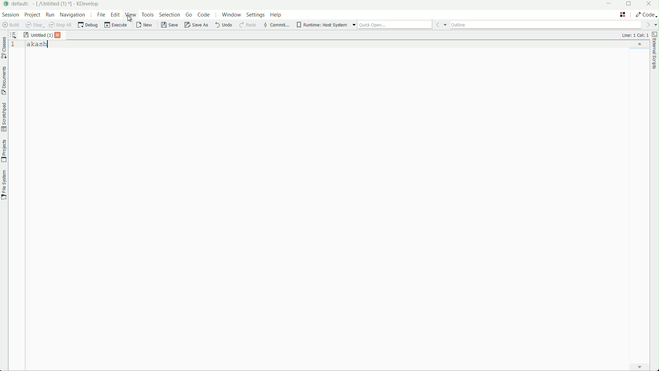 This screenshot has width=659, height=371. I want to click on change layout, so click(623, 14).